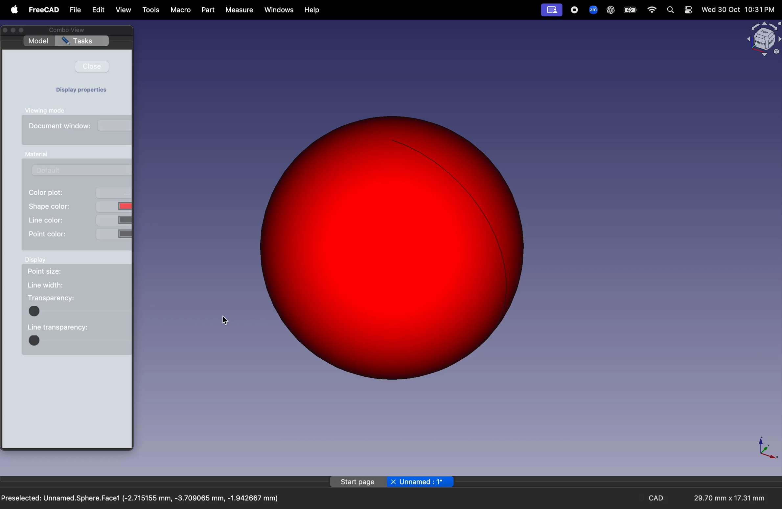  What do you see at coordinates (737, 10) in the screenshot?
I see `Wed 30 Oct 10:31 PM` at bounding box center [737, 10].